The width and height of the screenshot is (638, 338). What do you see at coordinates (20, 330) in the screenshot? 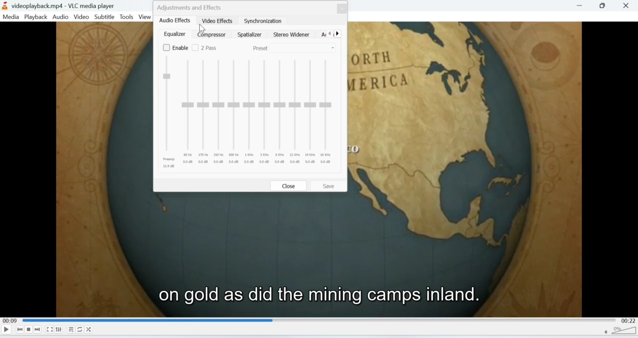
I see `Seek backwards` at bounding box center [20, 330].